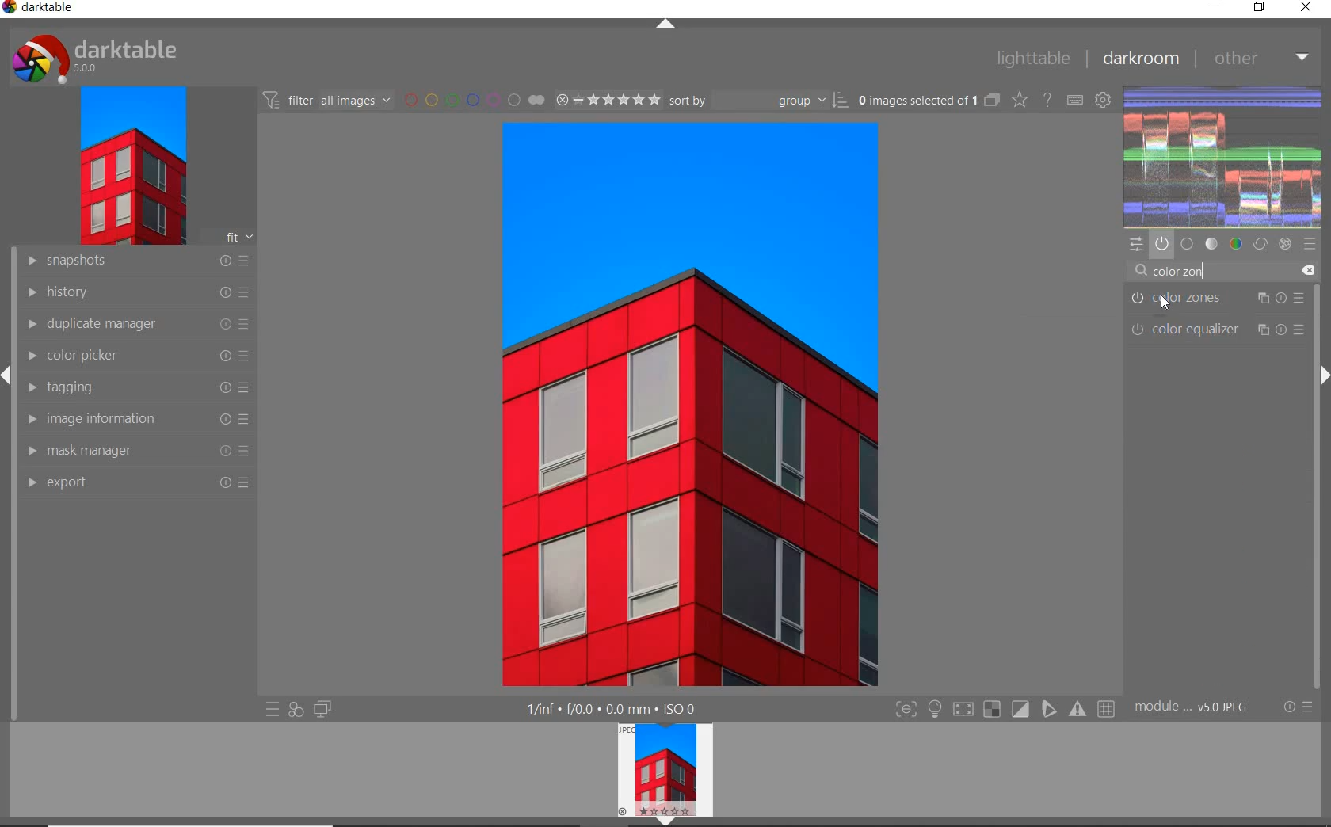  I want to click on tagging, so click(134, 388).